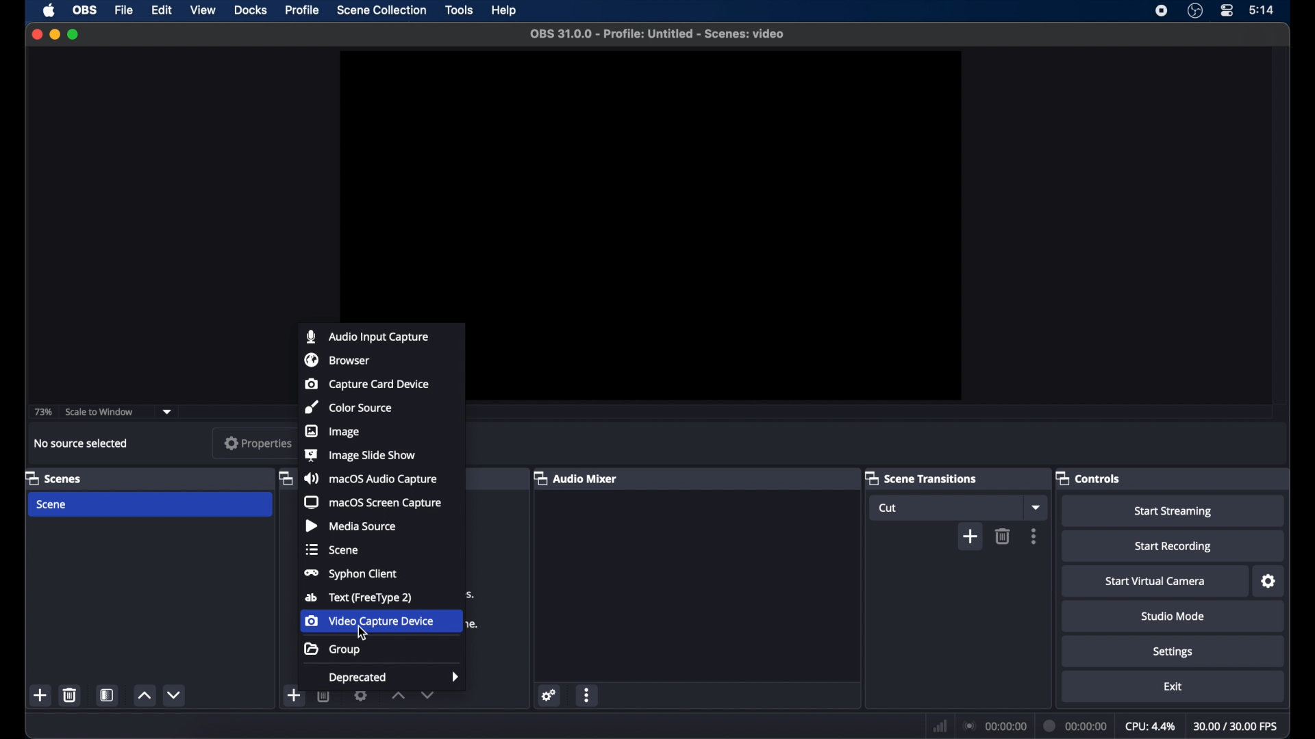 This screenshot has width=1315, height=739. I want to click on help, so click(507, 10).